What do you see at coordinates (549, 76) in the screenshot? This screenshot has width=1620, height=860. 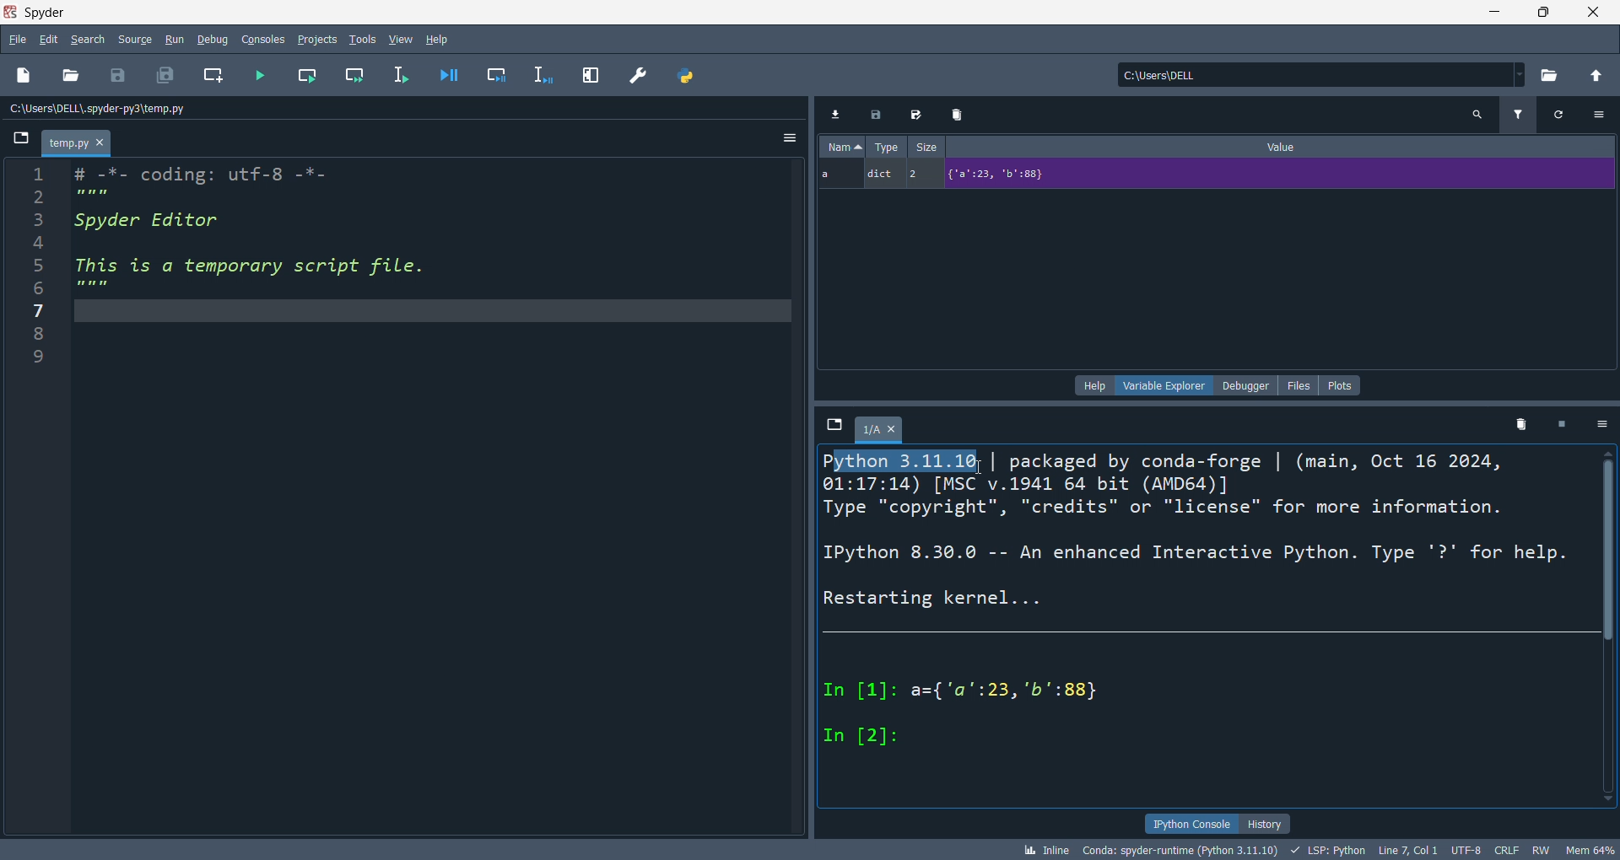 I see `debug line` at bounding box center [549, 76].